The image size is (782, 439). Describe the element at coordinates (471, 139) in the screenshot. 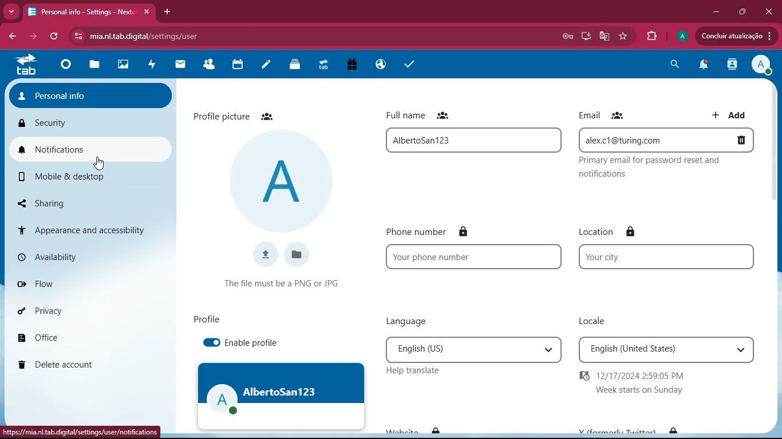

I see `AlbertoSan123` at that location.